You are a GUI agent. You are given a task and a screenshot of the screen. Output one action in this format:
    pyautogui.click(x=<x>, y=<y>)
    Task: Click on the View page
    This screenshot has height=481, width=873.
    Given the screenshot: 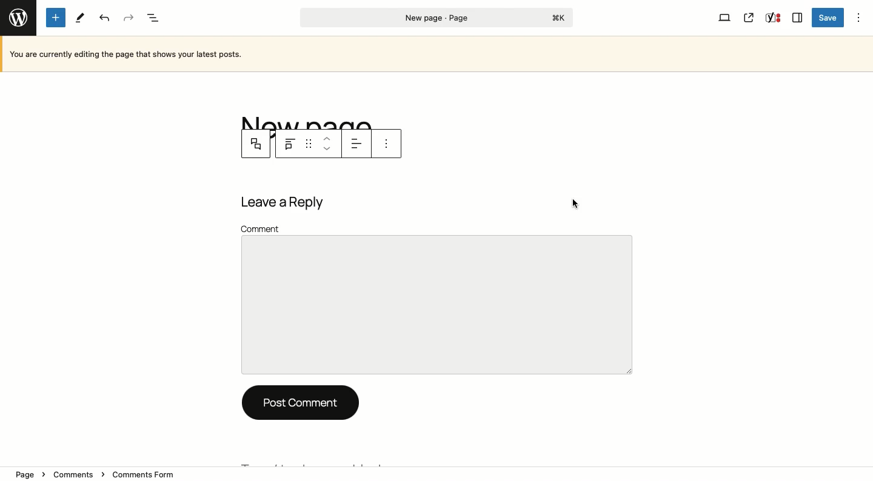 What is the action you would take?
    pyautogui.click(x=749, y=17)
    